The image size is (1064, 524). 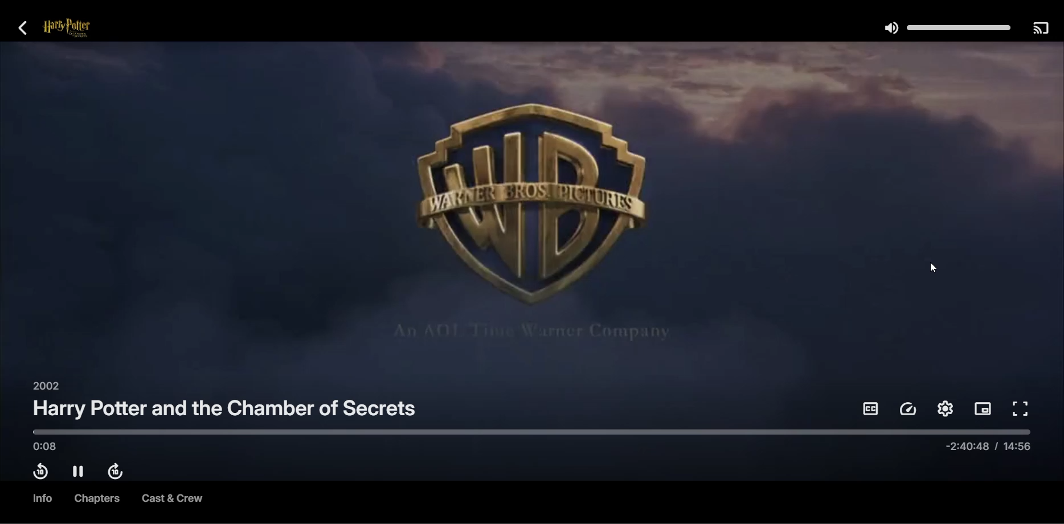 I want to click on Volume, so click(x=944, y=28).